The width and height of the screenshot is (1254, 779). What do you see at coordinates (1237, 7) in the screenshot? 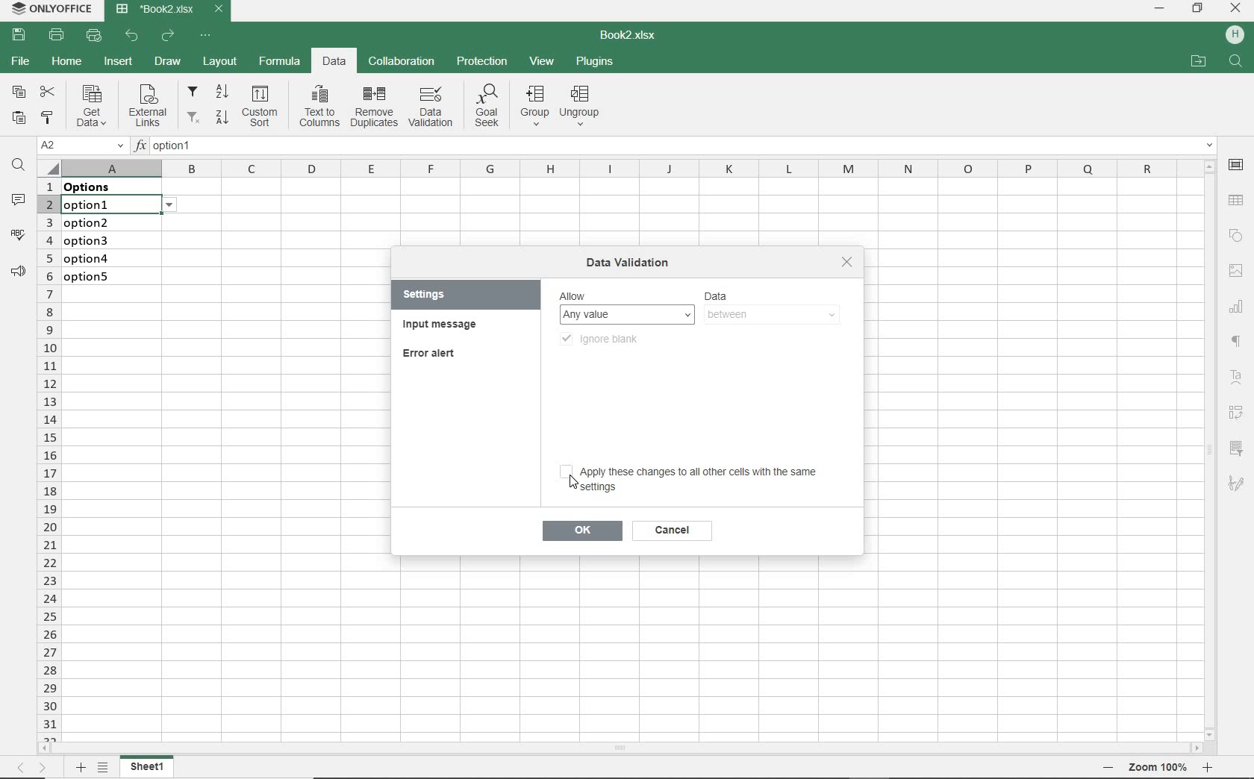
I see `CLOSE` at bounding box center [1237, 7].